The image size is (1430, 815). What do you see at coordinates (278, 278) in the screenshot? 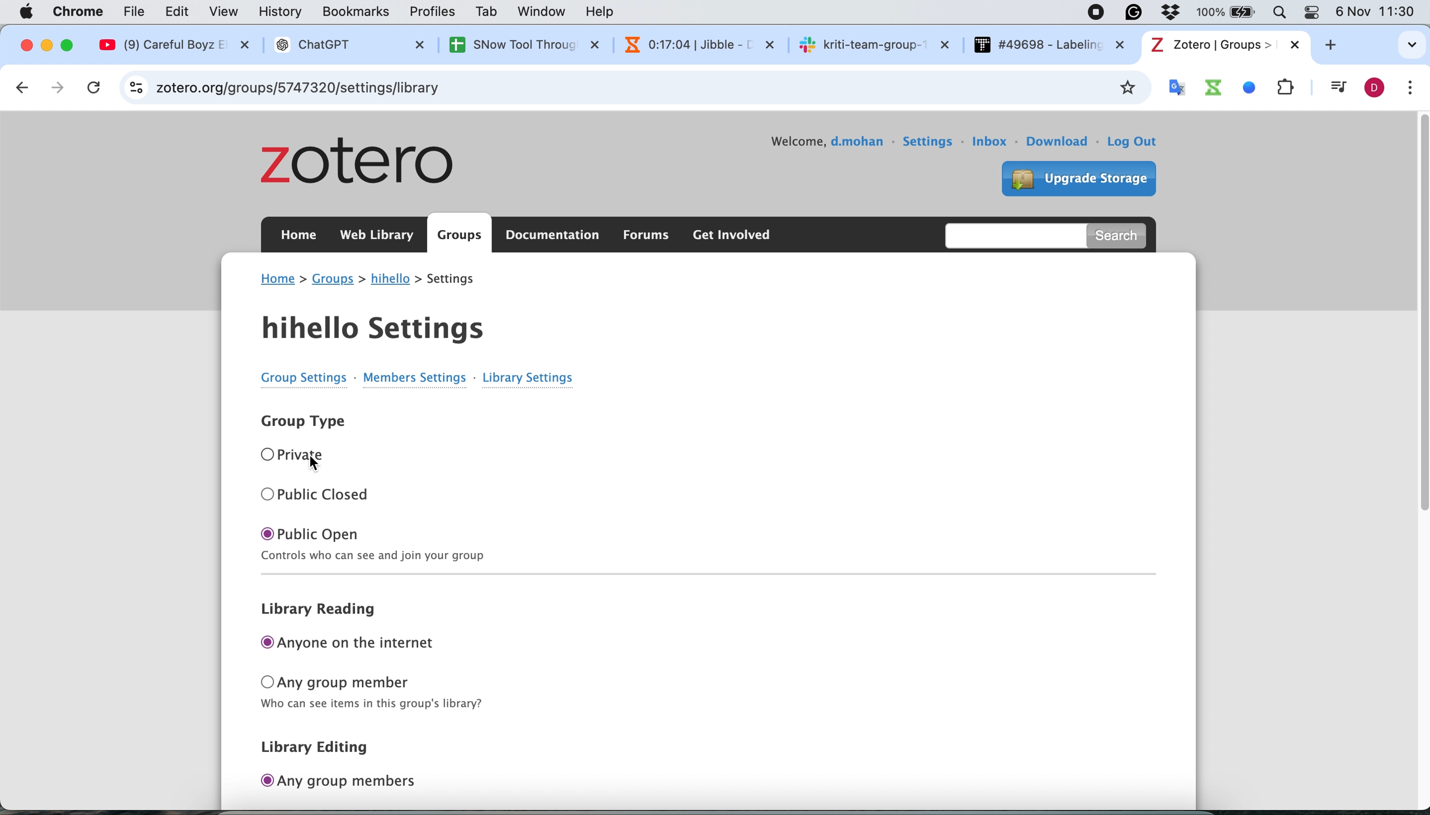
I see `home` at bounding box center [278, 278].